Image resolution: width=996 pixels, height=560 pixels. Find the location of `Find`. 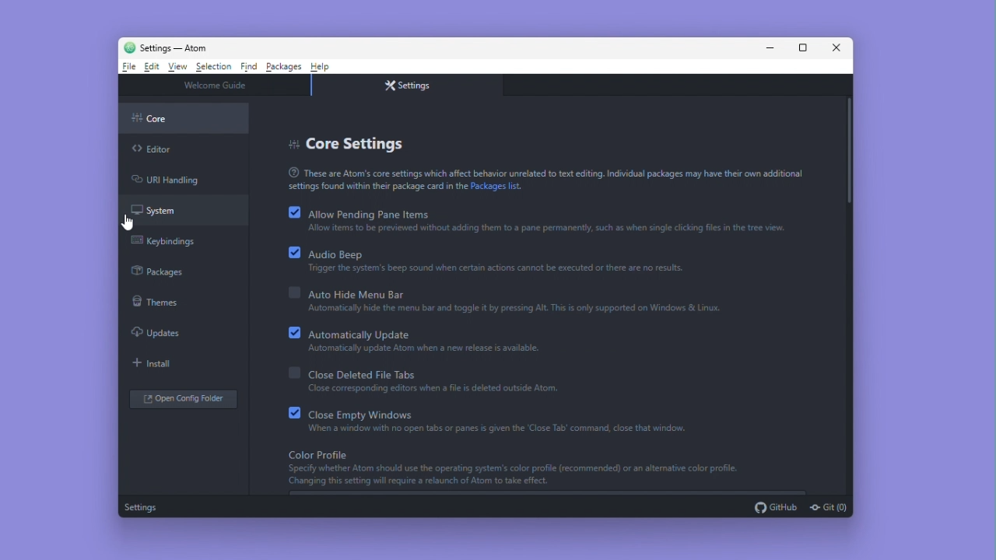

Find is located at coordinates (250, 65).